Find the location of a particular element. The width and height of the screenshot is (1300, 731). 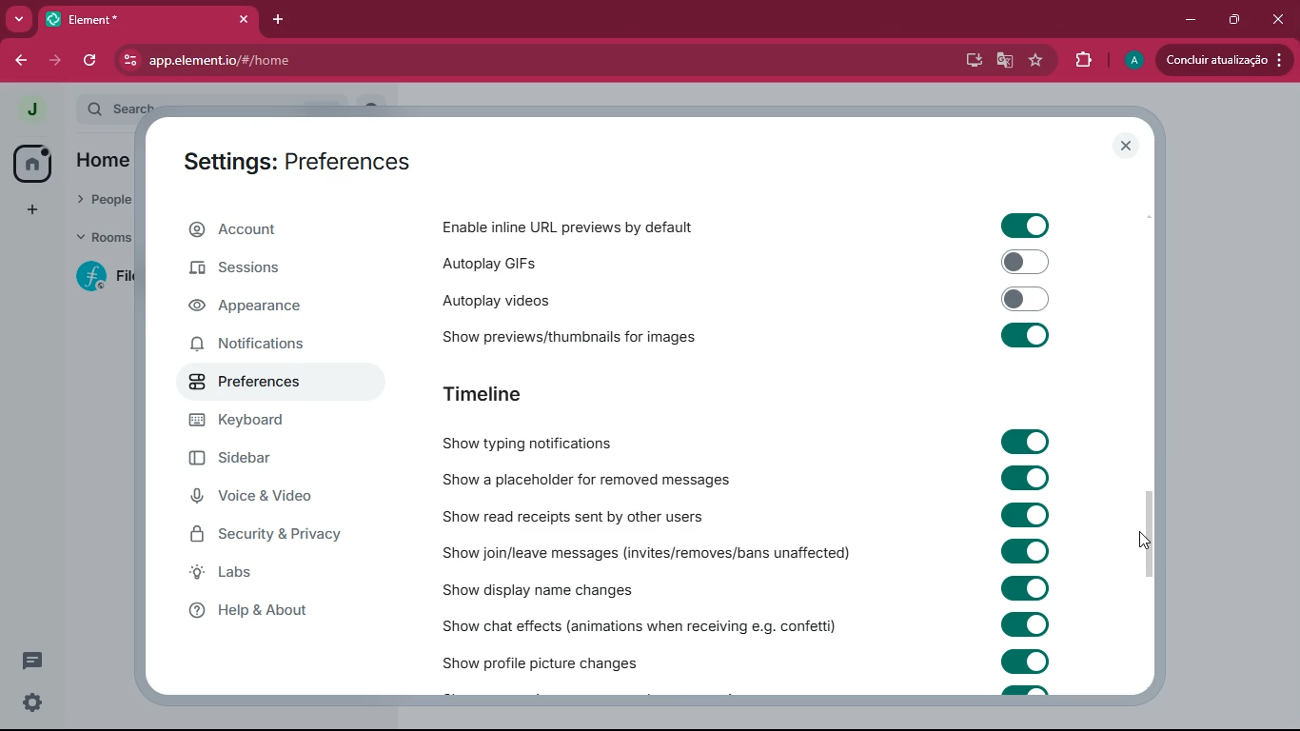

show a placeholder for removed messages is located at coordinates (586, 481).